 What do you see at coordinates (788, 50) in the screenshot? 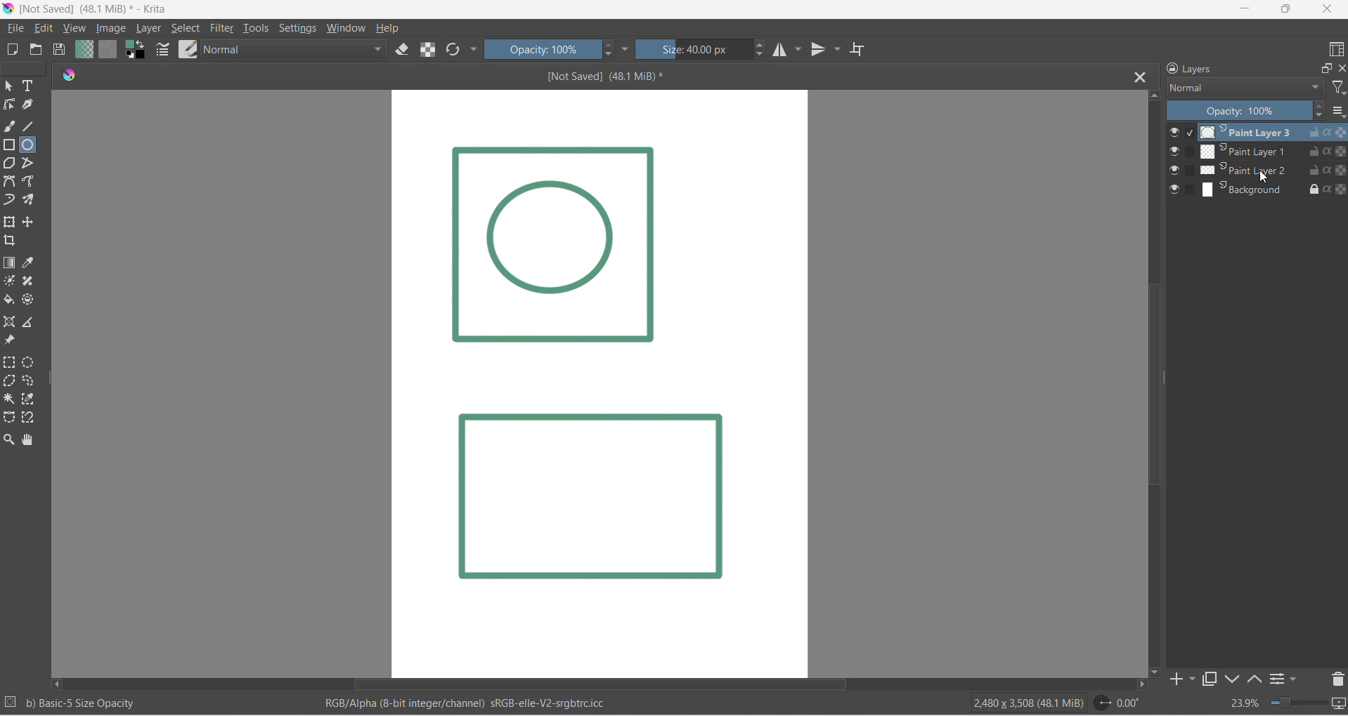
I see `horizontal mirror tool` at bounding box center [788, 50].